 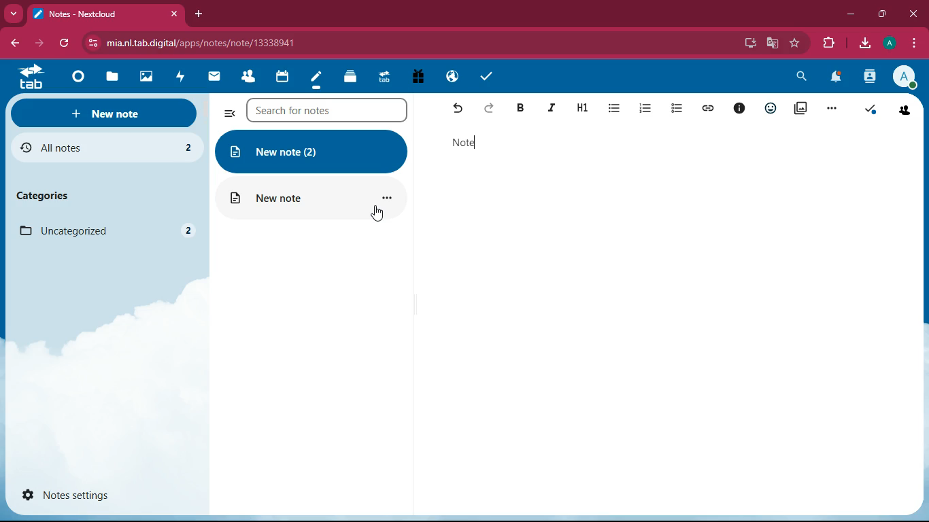 What do you see at coordinates (29, 77) in the screenshot?
I see `tab` at bounding box center [29, 77].